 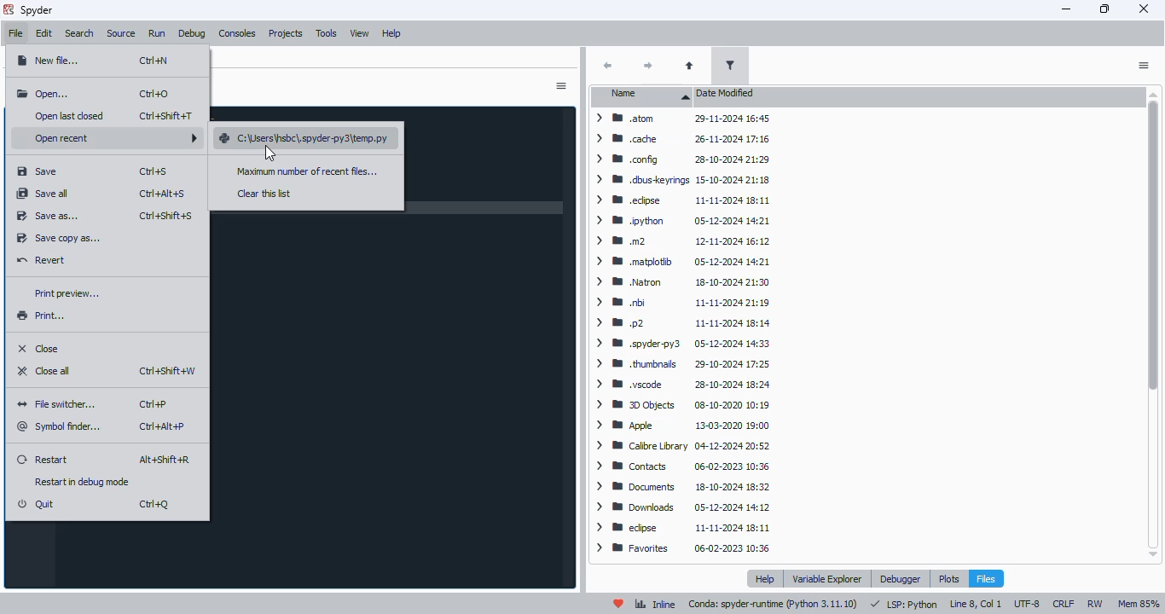 I want to click on revert, so click(x=42, y=259).